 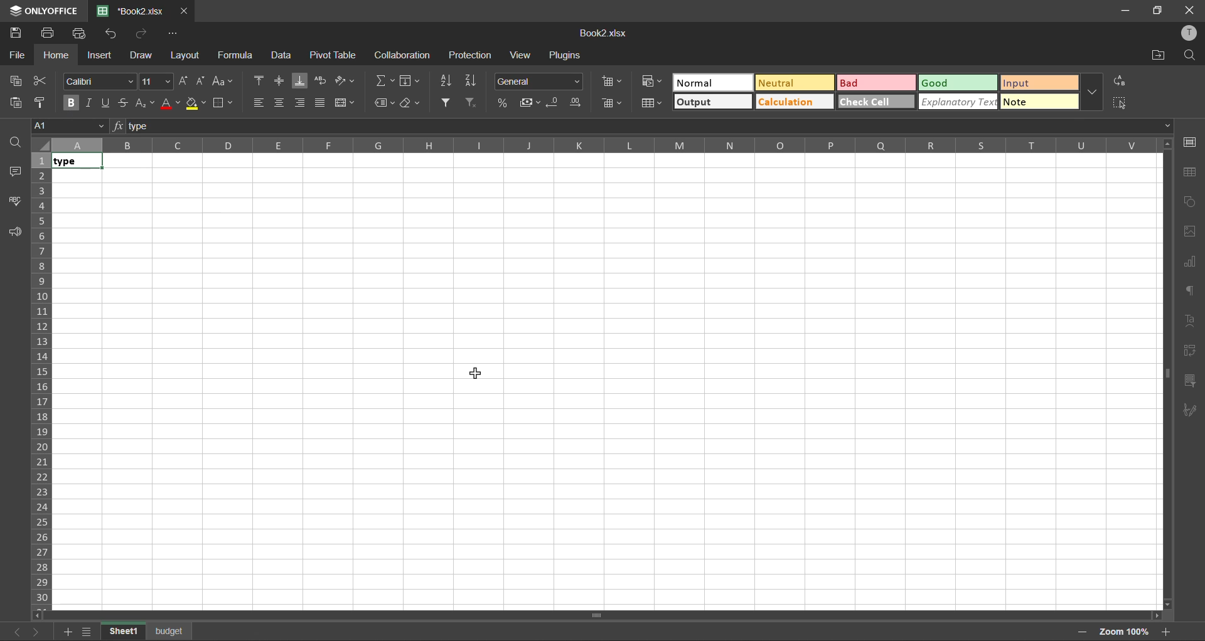 I want to click on file, so click(x=18, y=54).